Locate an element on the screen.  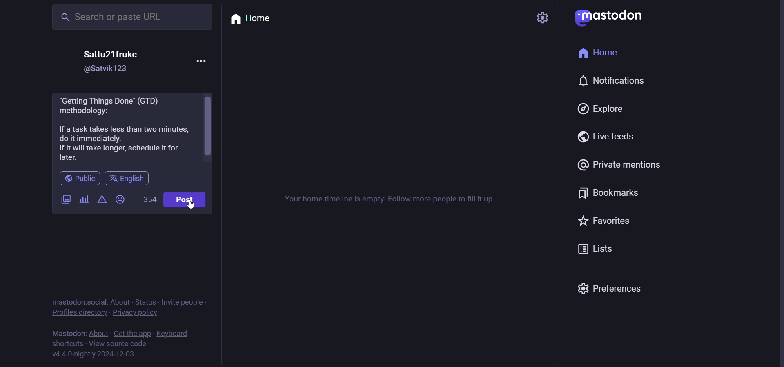
explore is located at coordinates (604, 108).